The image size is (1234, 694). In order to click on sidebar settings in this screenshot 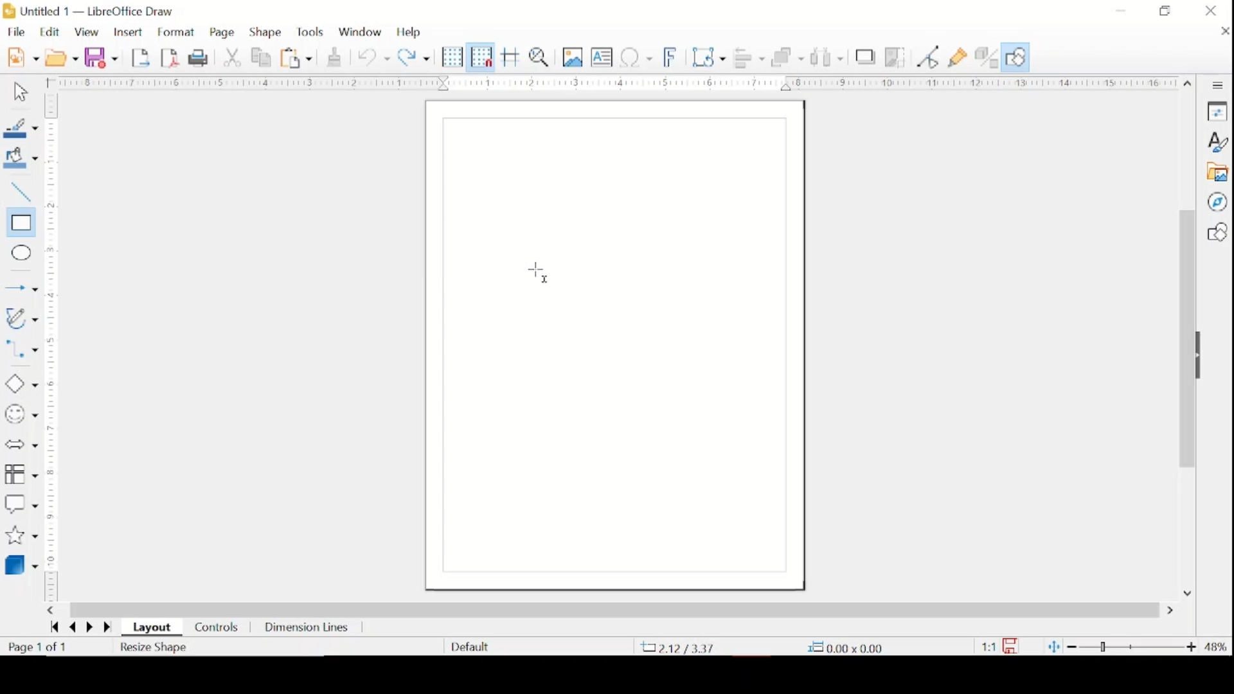, I will do `click(1218, 85)`.